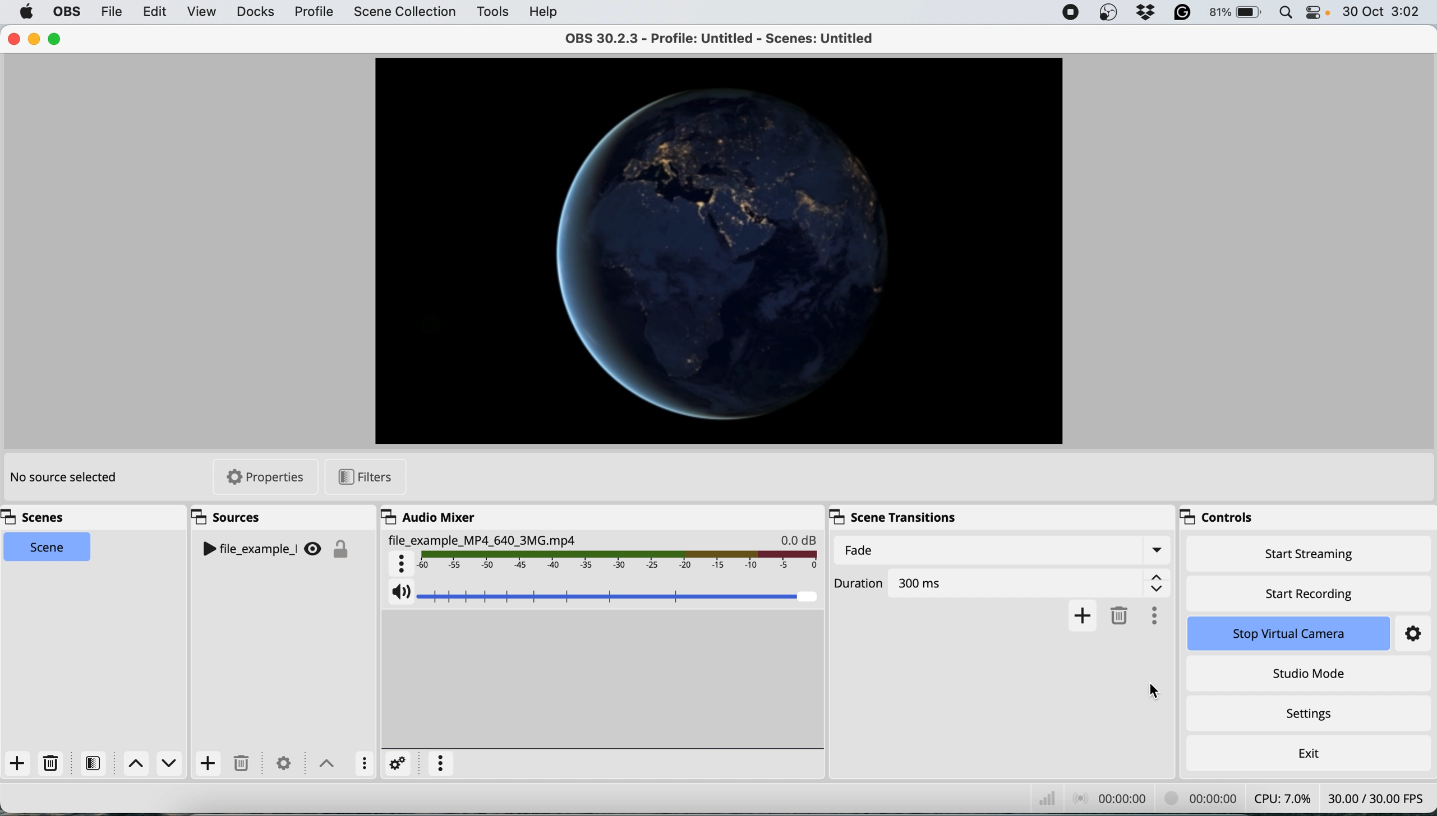  What do you see at coordinates (282, 551) in the screenshot?
I see `sources` at bounding box center [282, 551].